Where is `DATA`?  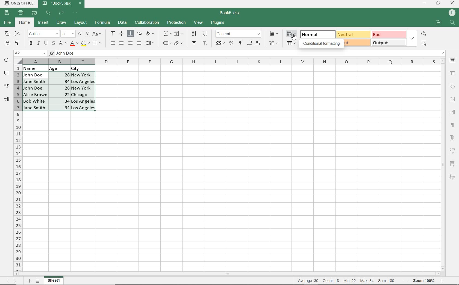 DATA is located at coordinates (63, 68).